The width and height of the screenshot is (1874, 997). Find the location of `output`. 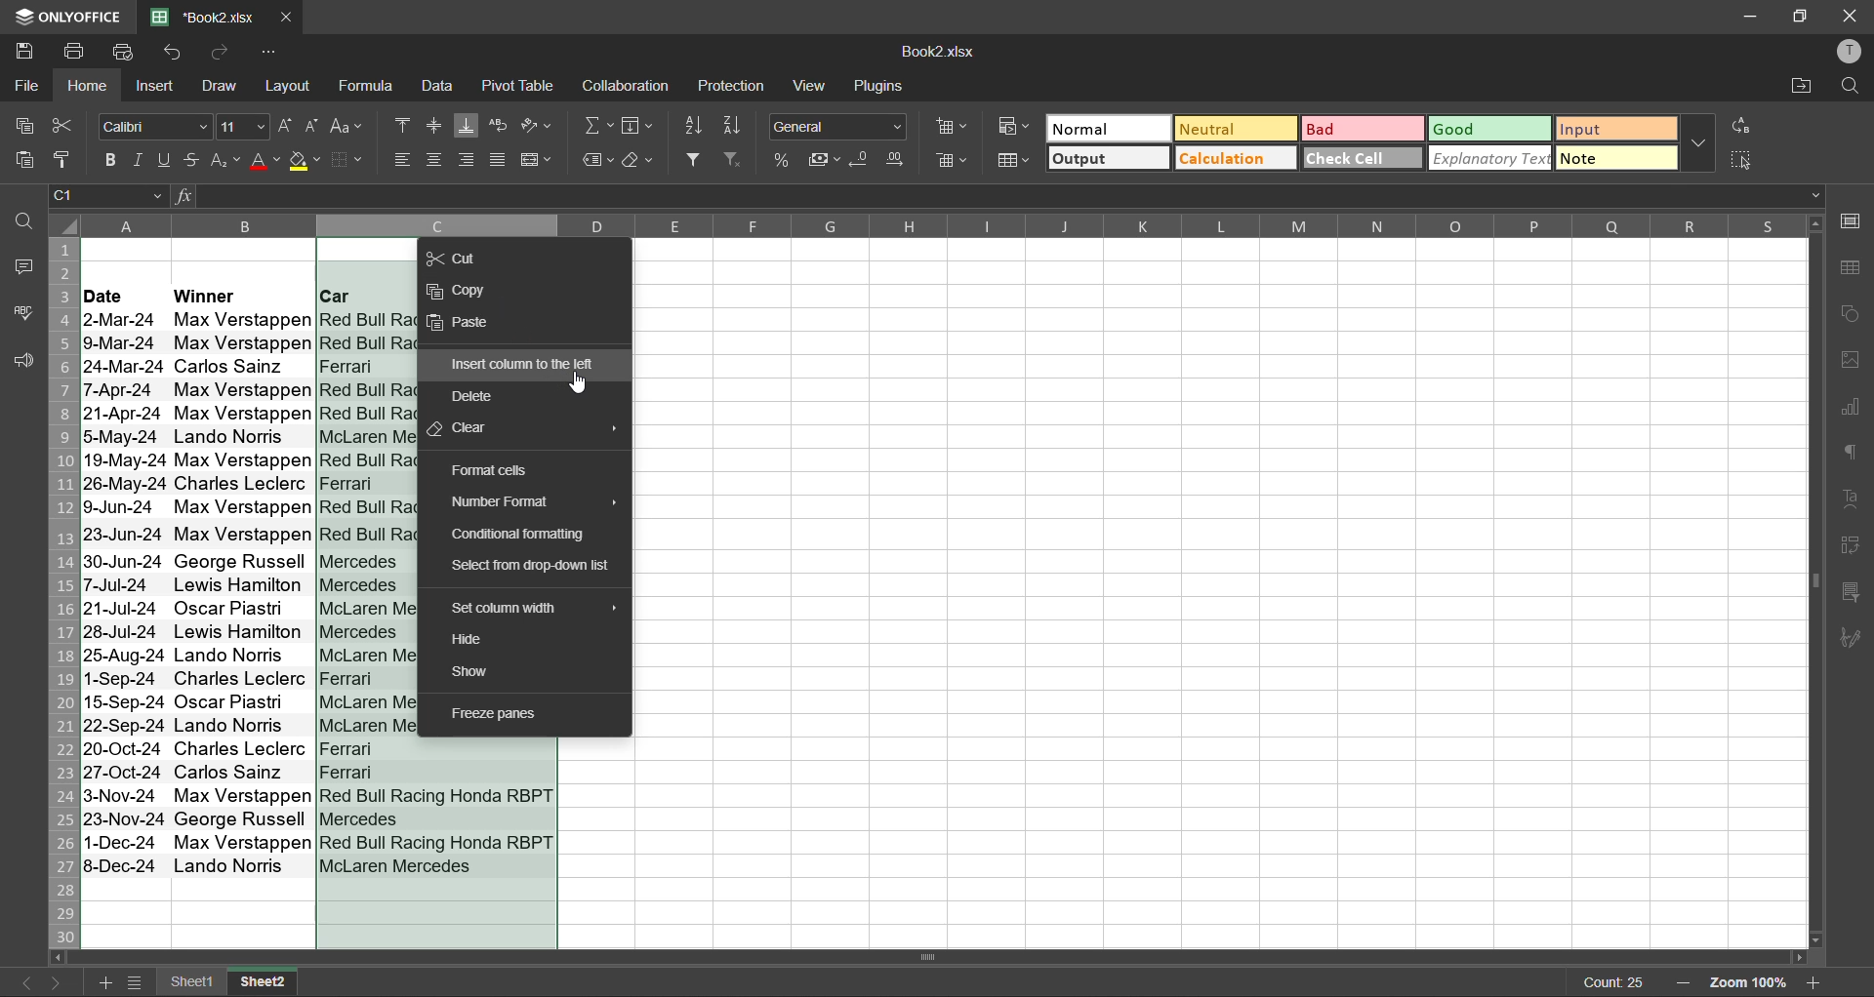

output is located at coordinates (1107, 160).